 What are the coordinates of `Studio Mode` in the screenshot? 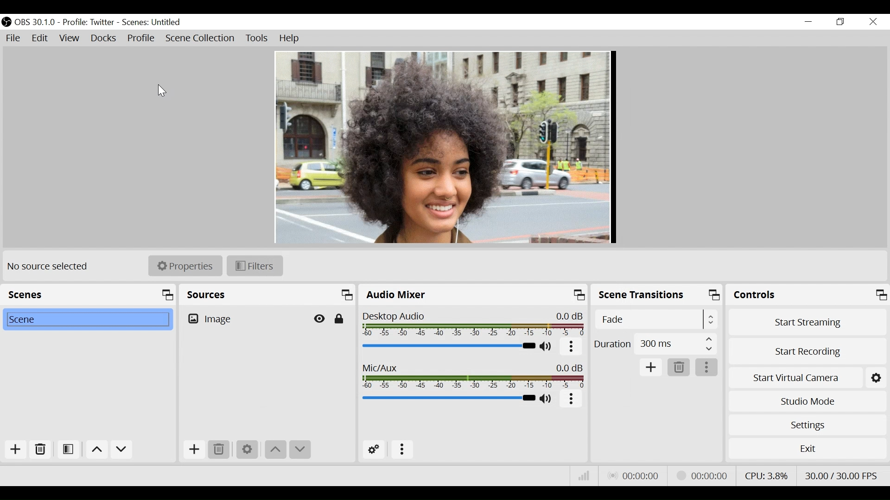 It's located at (806, 402).